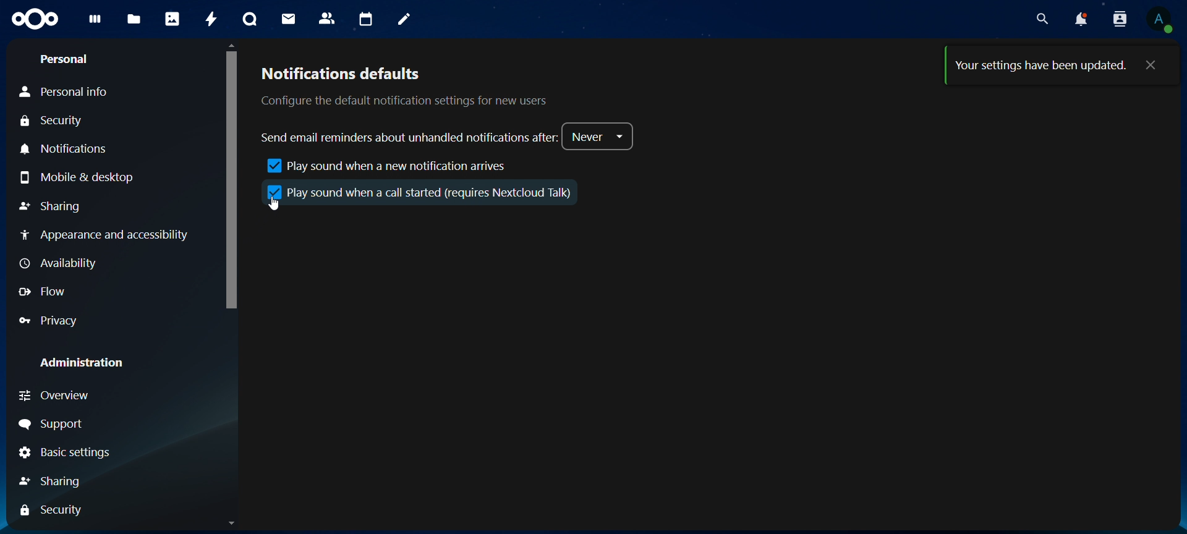 This screenshot has height=534, width=1187. I want to click on Availability, so click(56, 265).